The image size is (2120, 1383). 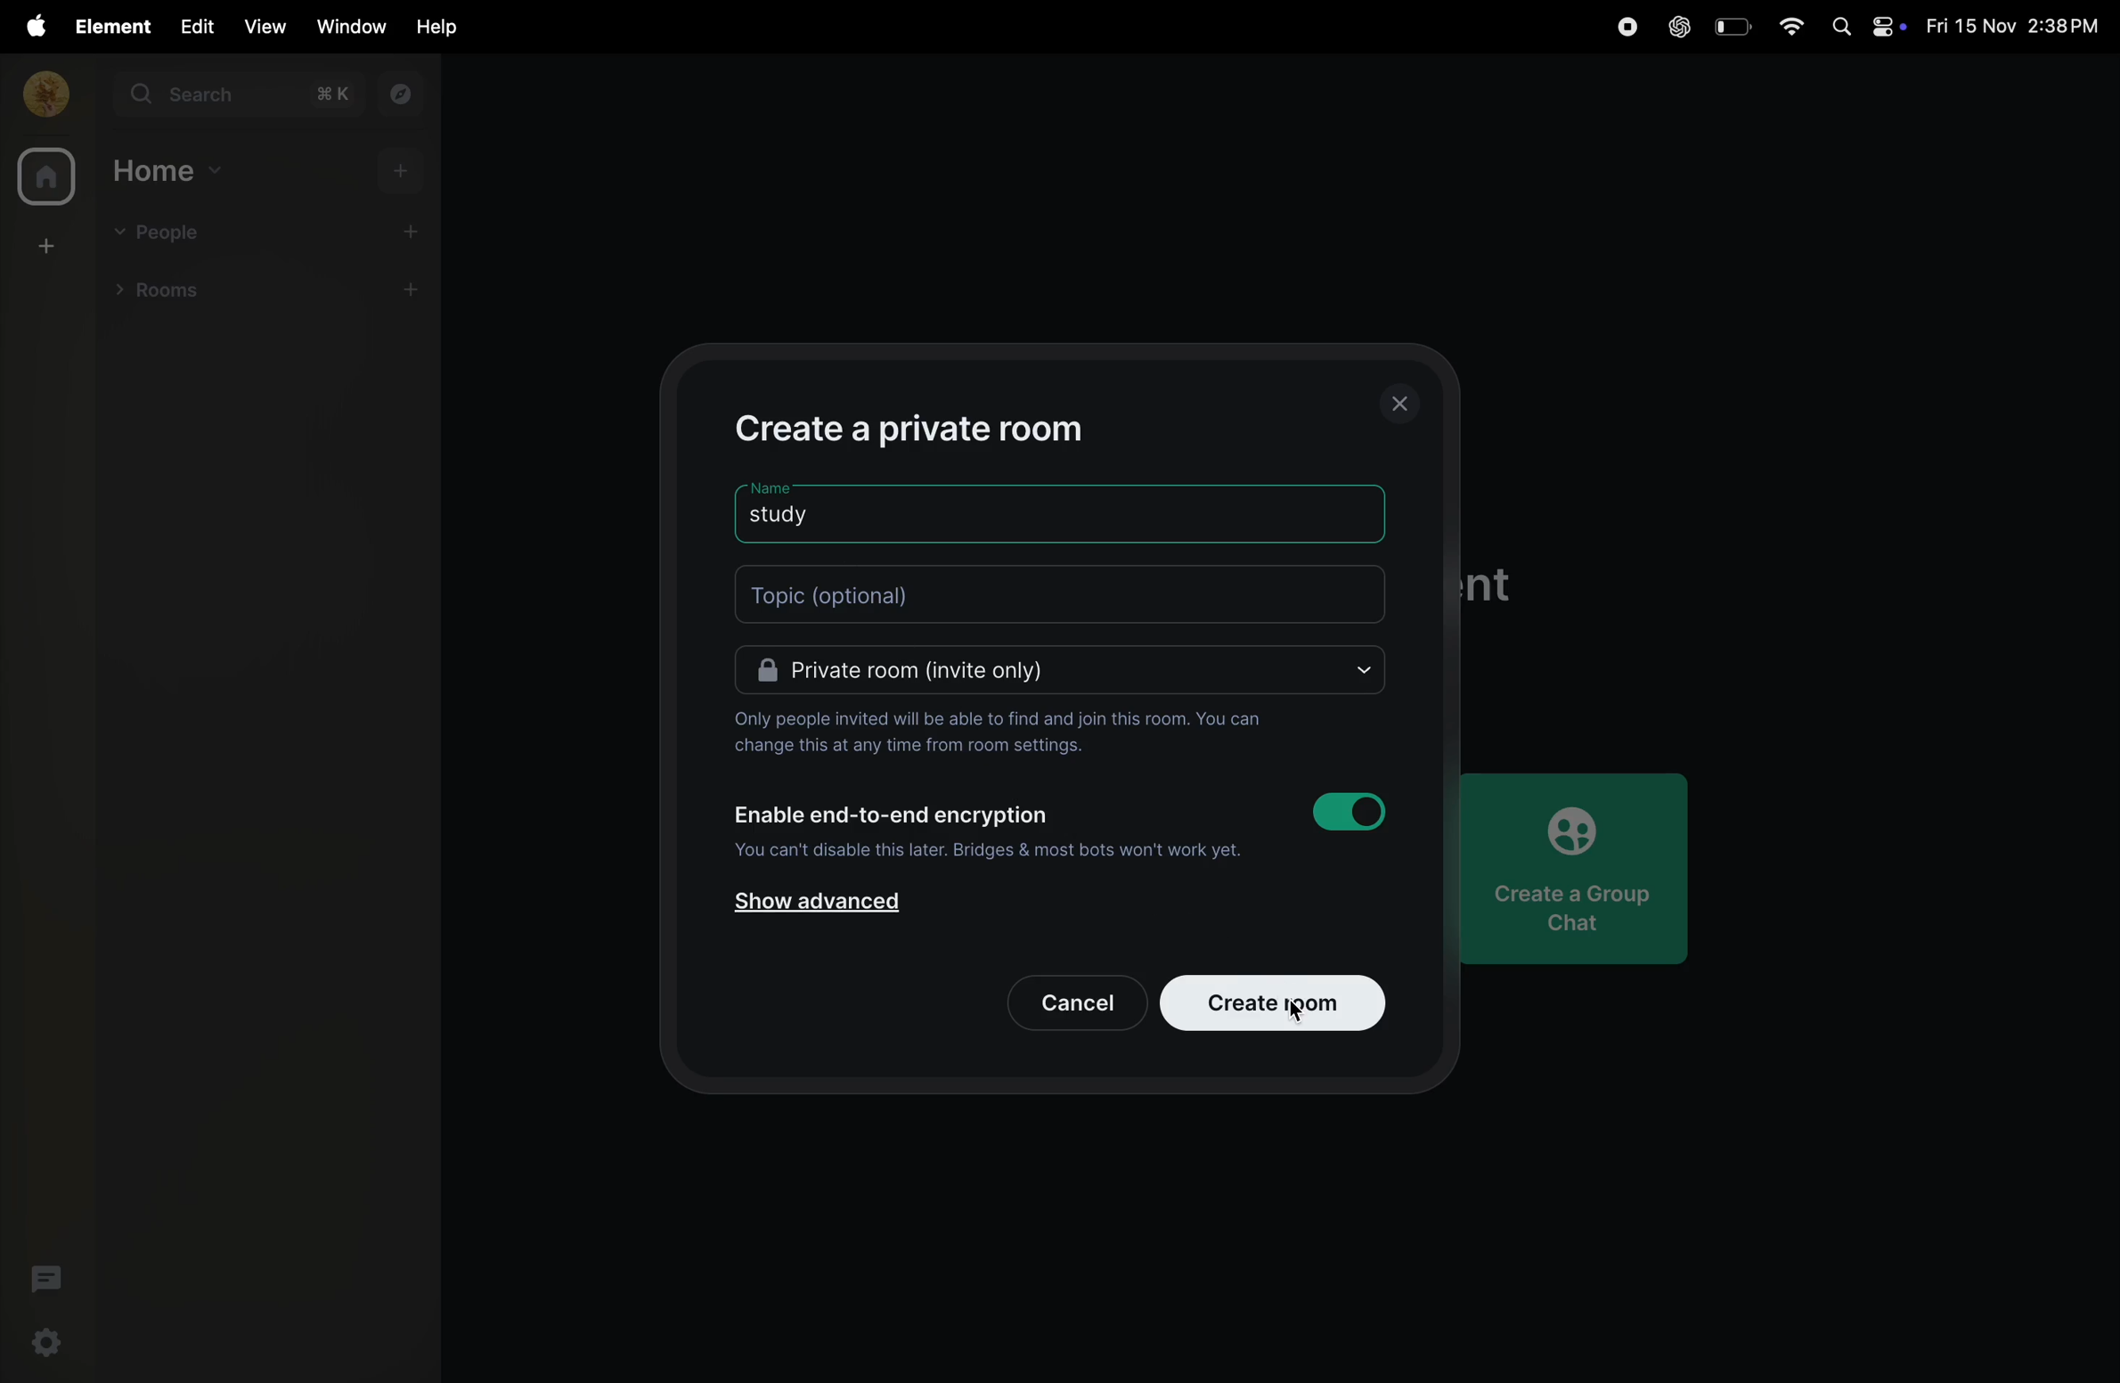 I want to click on toggle button, so click(x=1352, y=816).